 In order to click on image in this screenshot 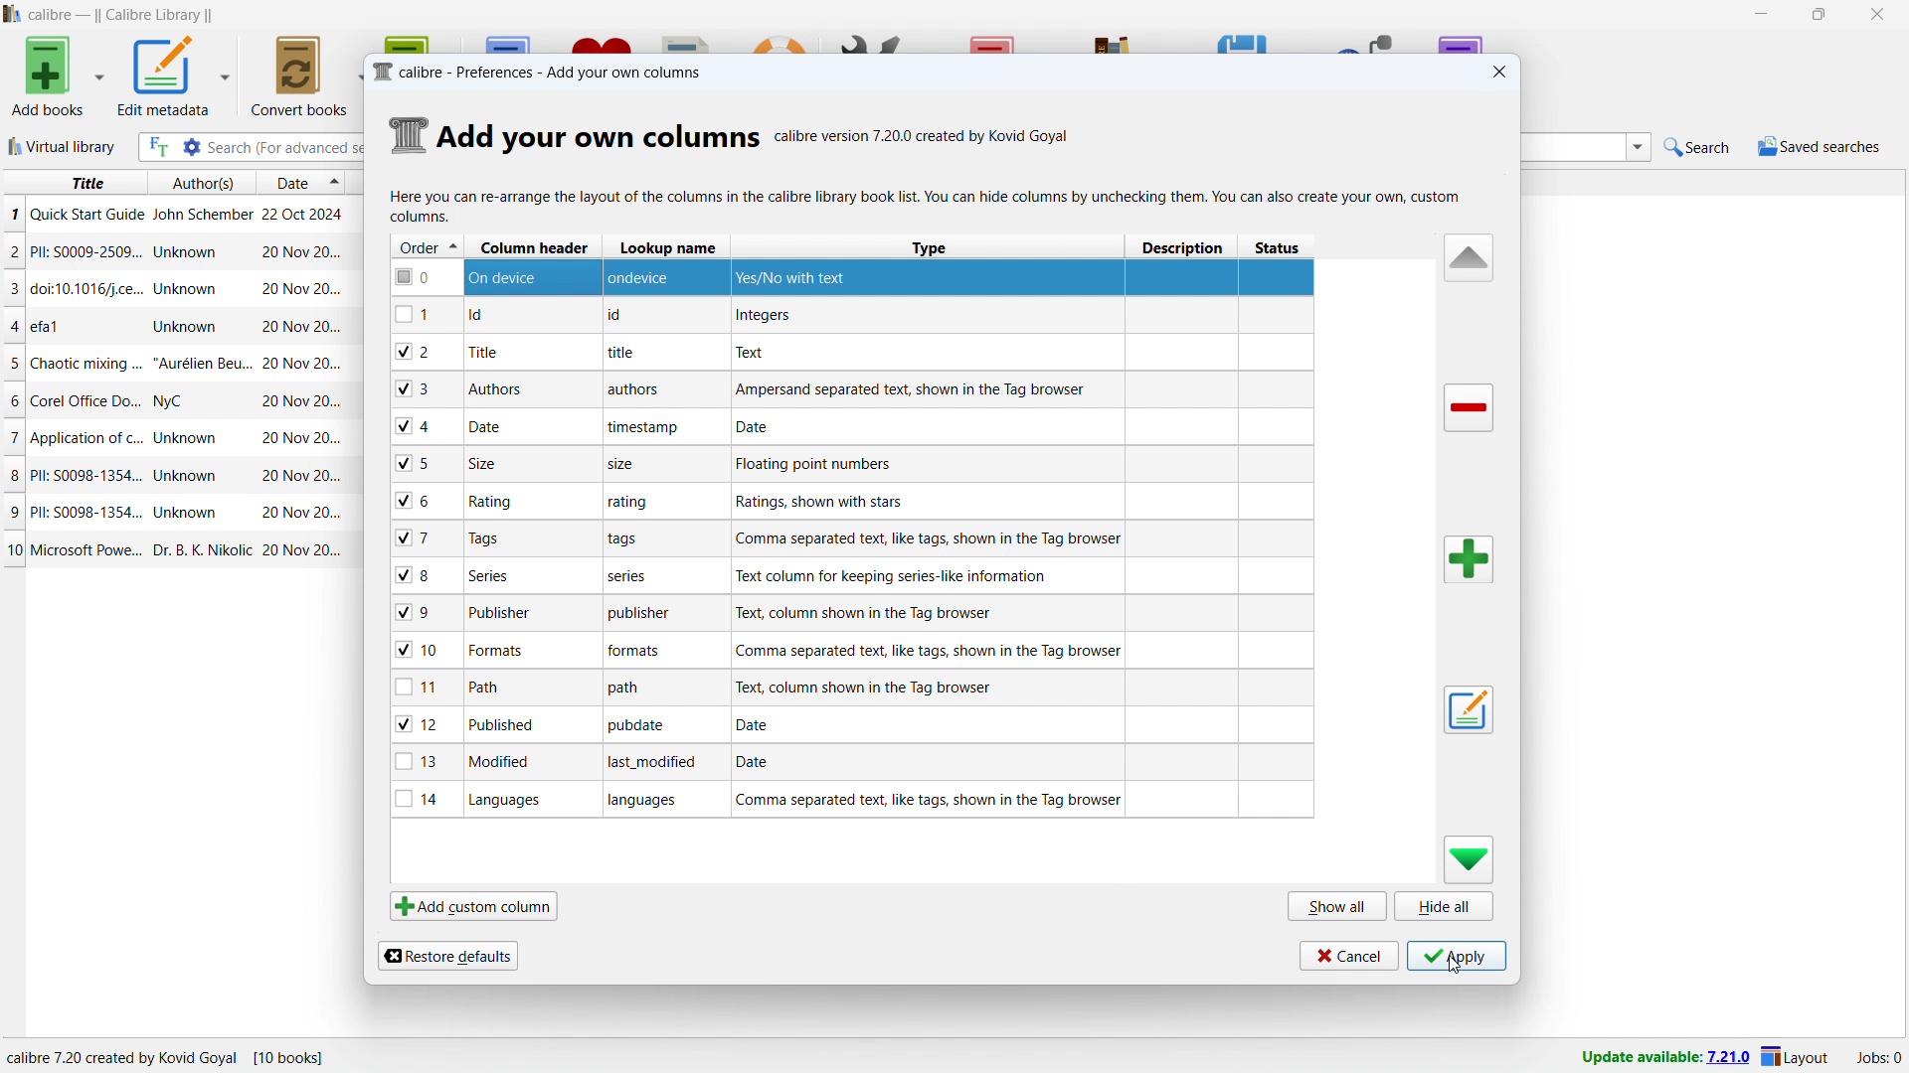, I will do `click(406, 132)`.